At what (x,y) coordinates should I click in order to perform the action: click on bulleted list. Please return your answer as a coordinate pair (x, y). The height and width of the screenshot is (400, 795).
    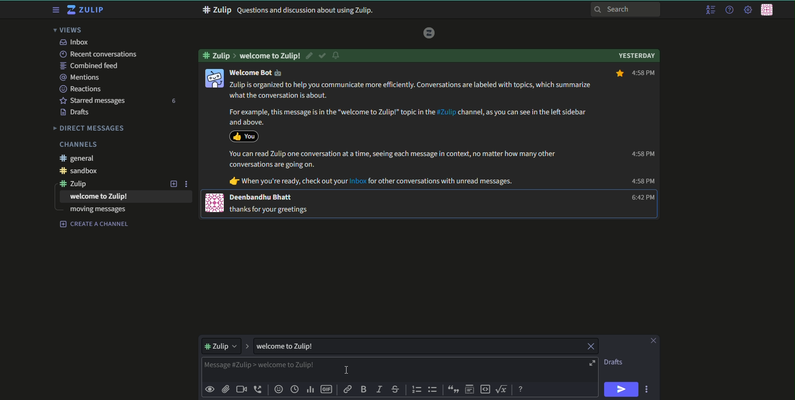
    Looking at the image, I should click on (433, 389).